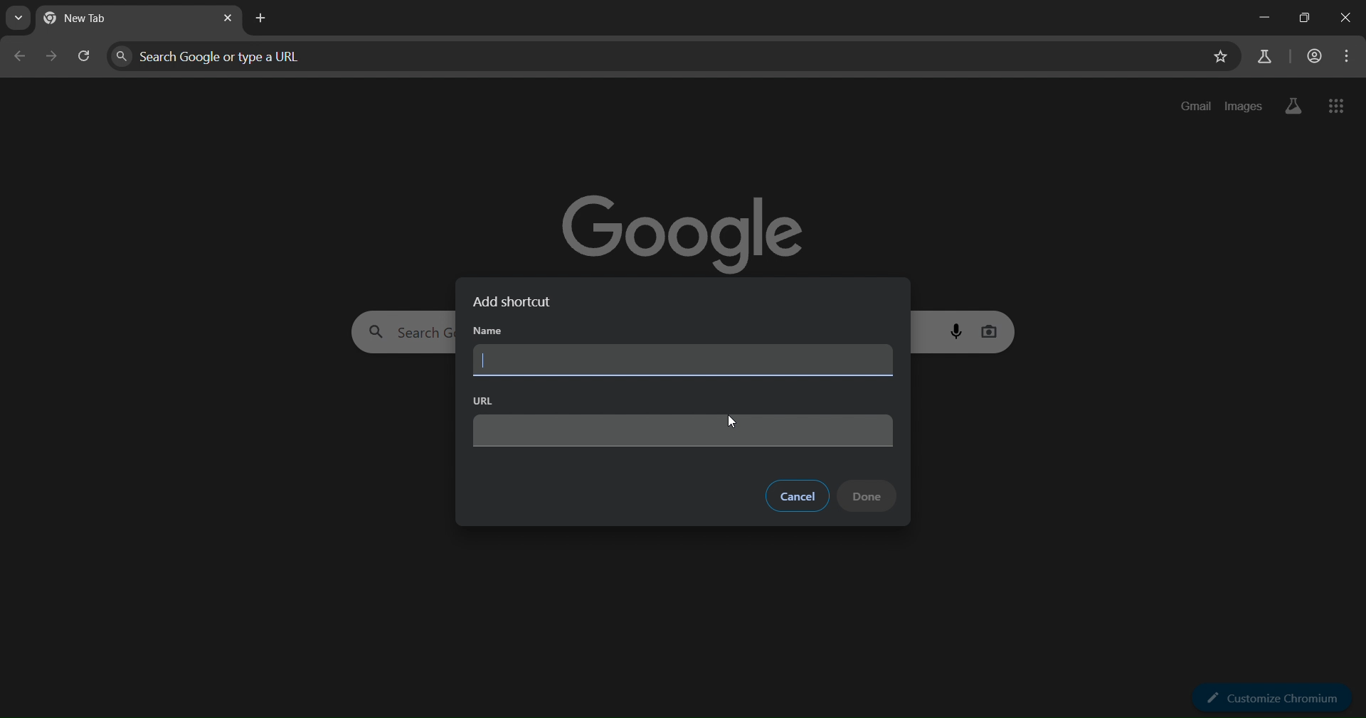 The height and width of the screenshot is (718, 1366). I want to click on go forward one page, so click(53, 58).